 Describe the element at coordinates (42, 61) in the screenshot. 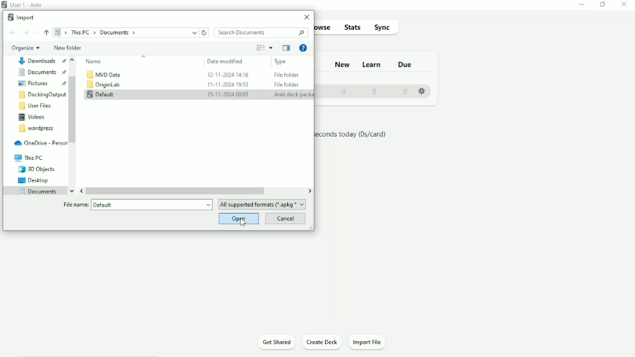

I see `Document` at that location.